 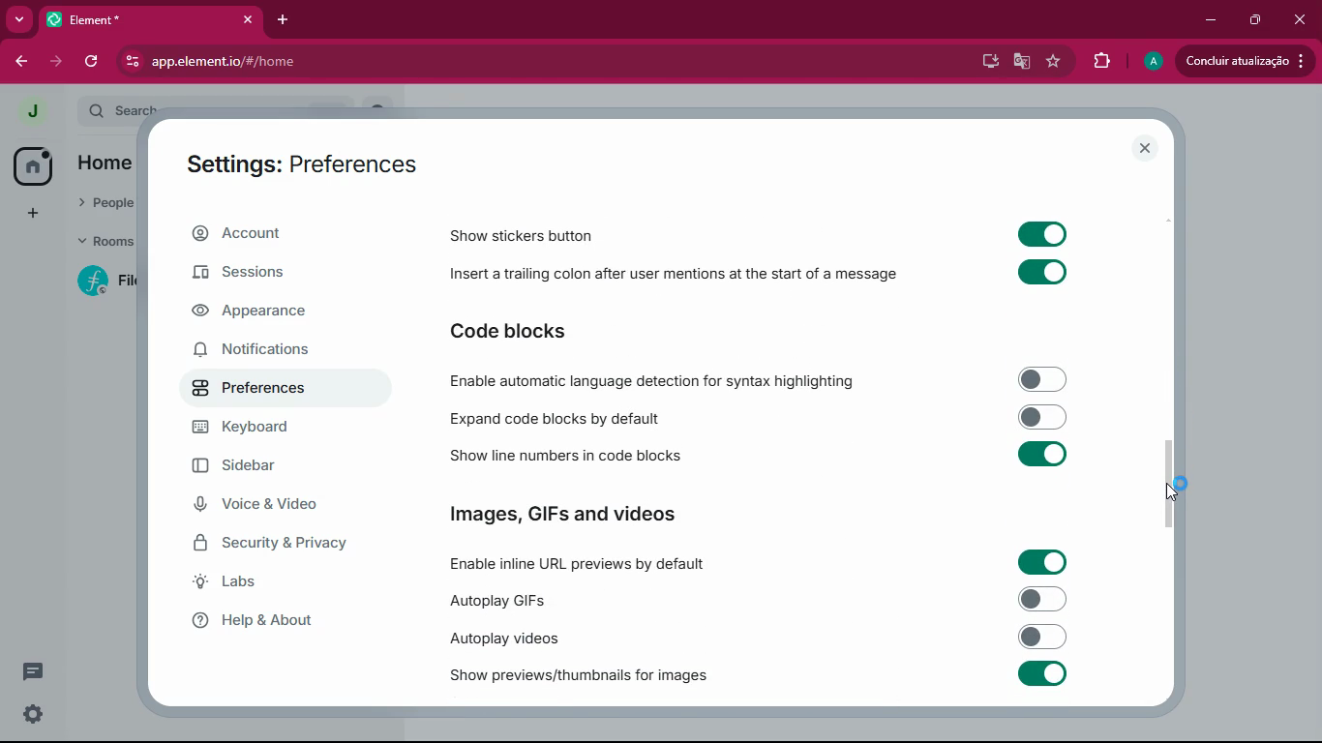 I want to click on refresh, so click(x=89, y=62).